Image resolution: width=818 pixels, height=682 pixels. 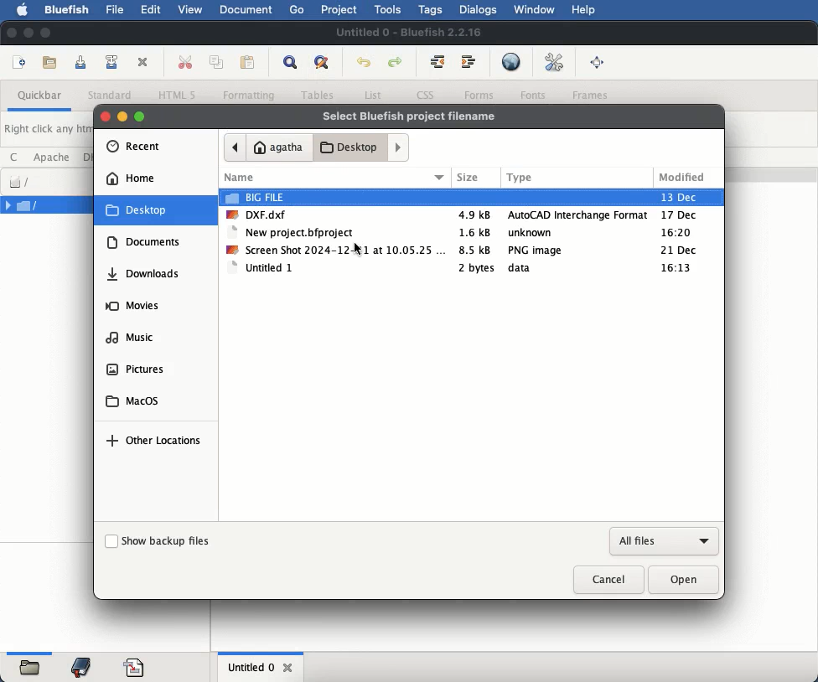 I want to click on document, so click(x=246, y=8).